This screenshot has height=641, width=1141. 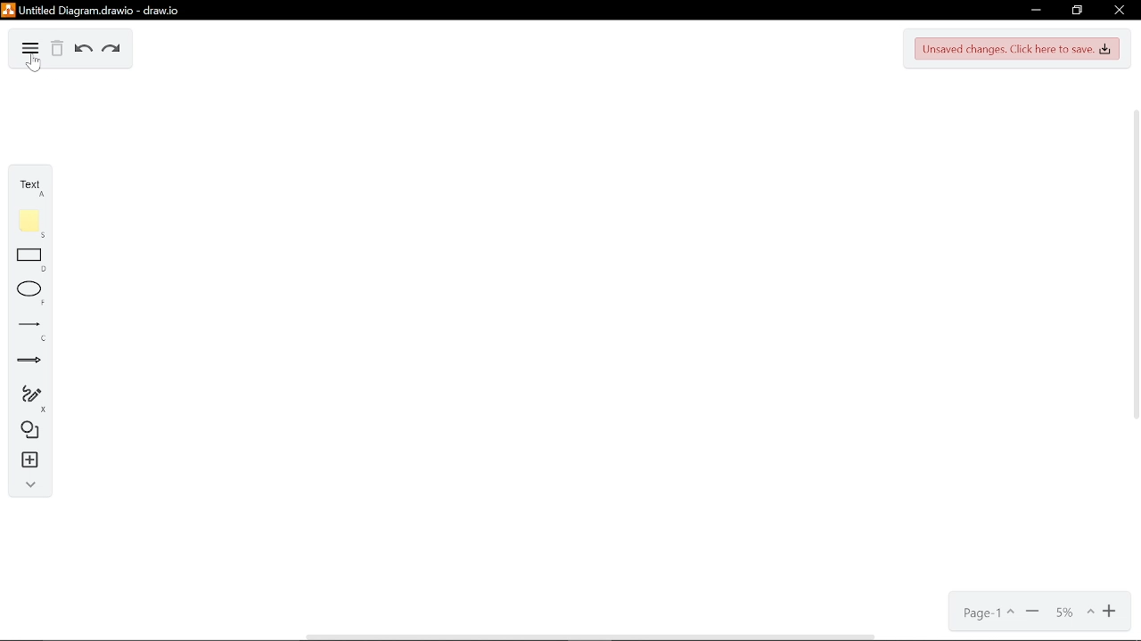 What do you see at coordinates (24, 486) in the screenshot?
I see `Collapse` at bounding box center [24, 486].